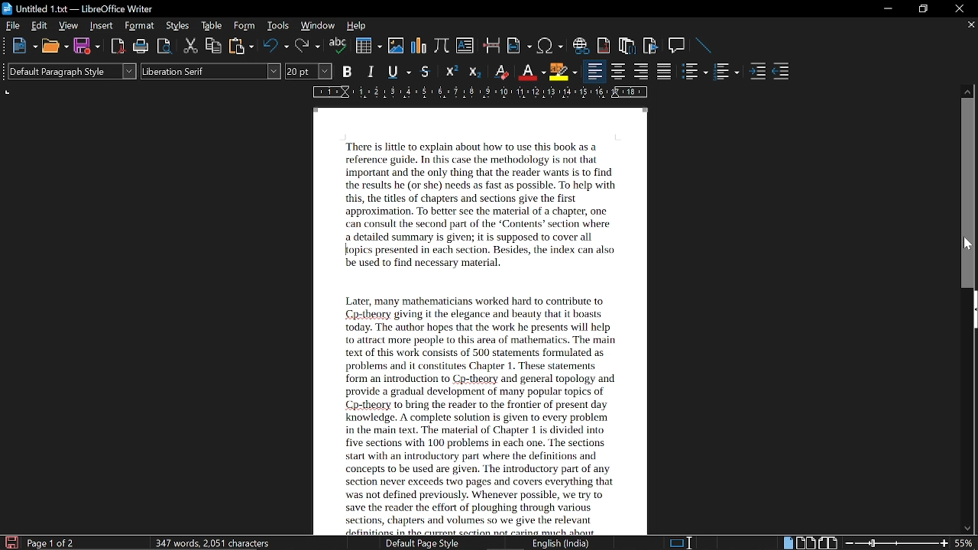  What do you see at coordinates (191, 46) in the screenshot?
I see `cut` at bounding box center [191, 46].